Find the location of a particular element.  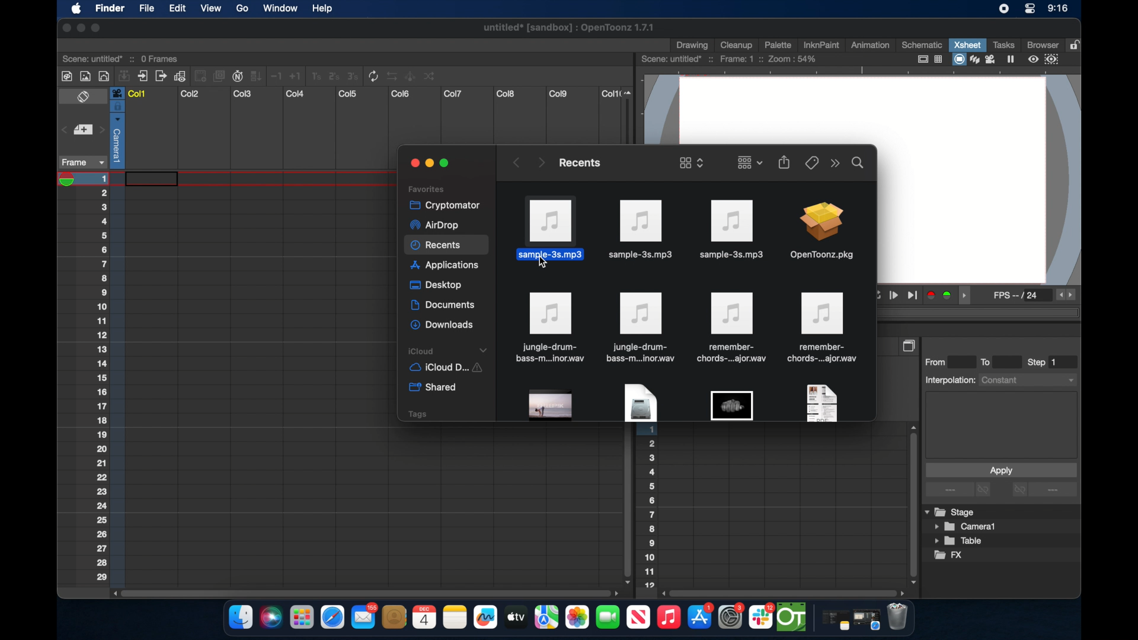

appstore is located at coordinates (701, 617).